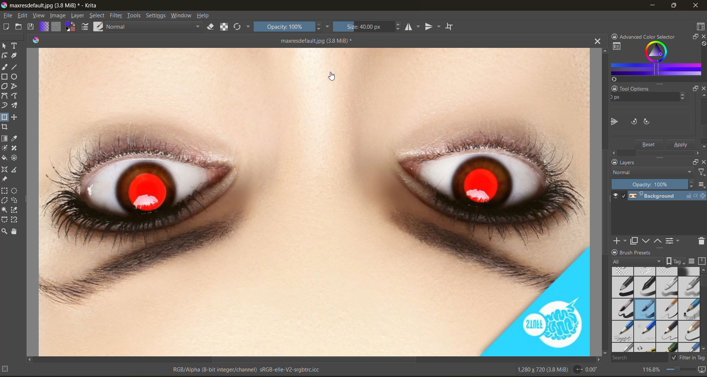  Describe the element at coordinates (673, 241) in the screenshot. I see `view or change layer properties` at that location.